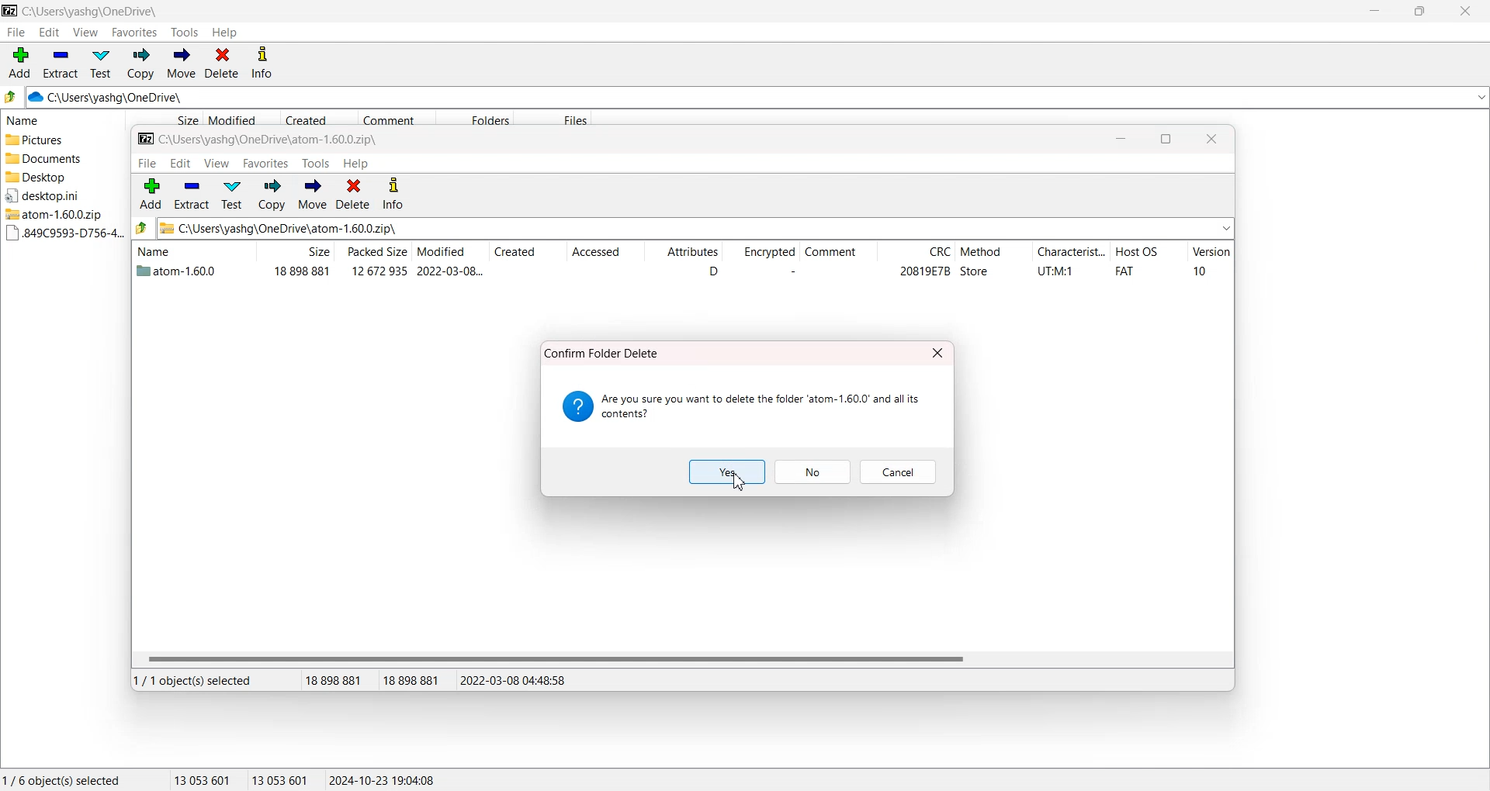 The width and height of the screenshot is (1490, 791). I want to click on Move, so click(181, 64).